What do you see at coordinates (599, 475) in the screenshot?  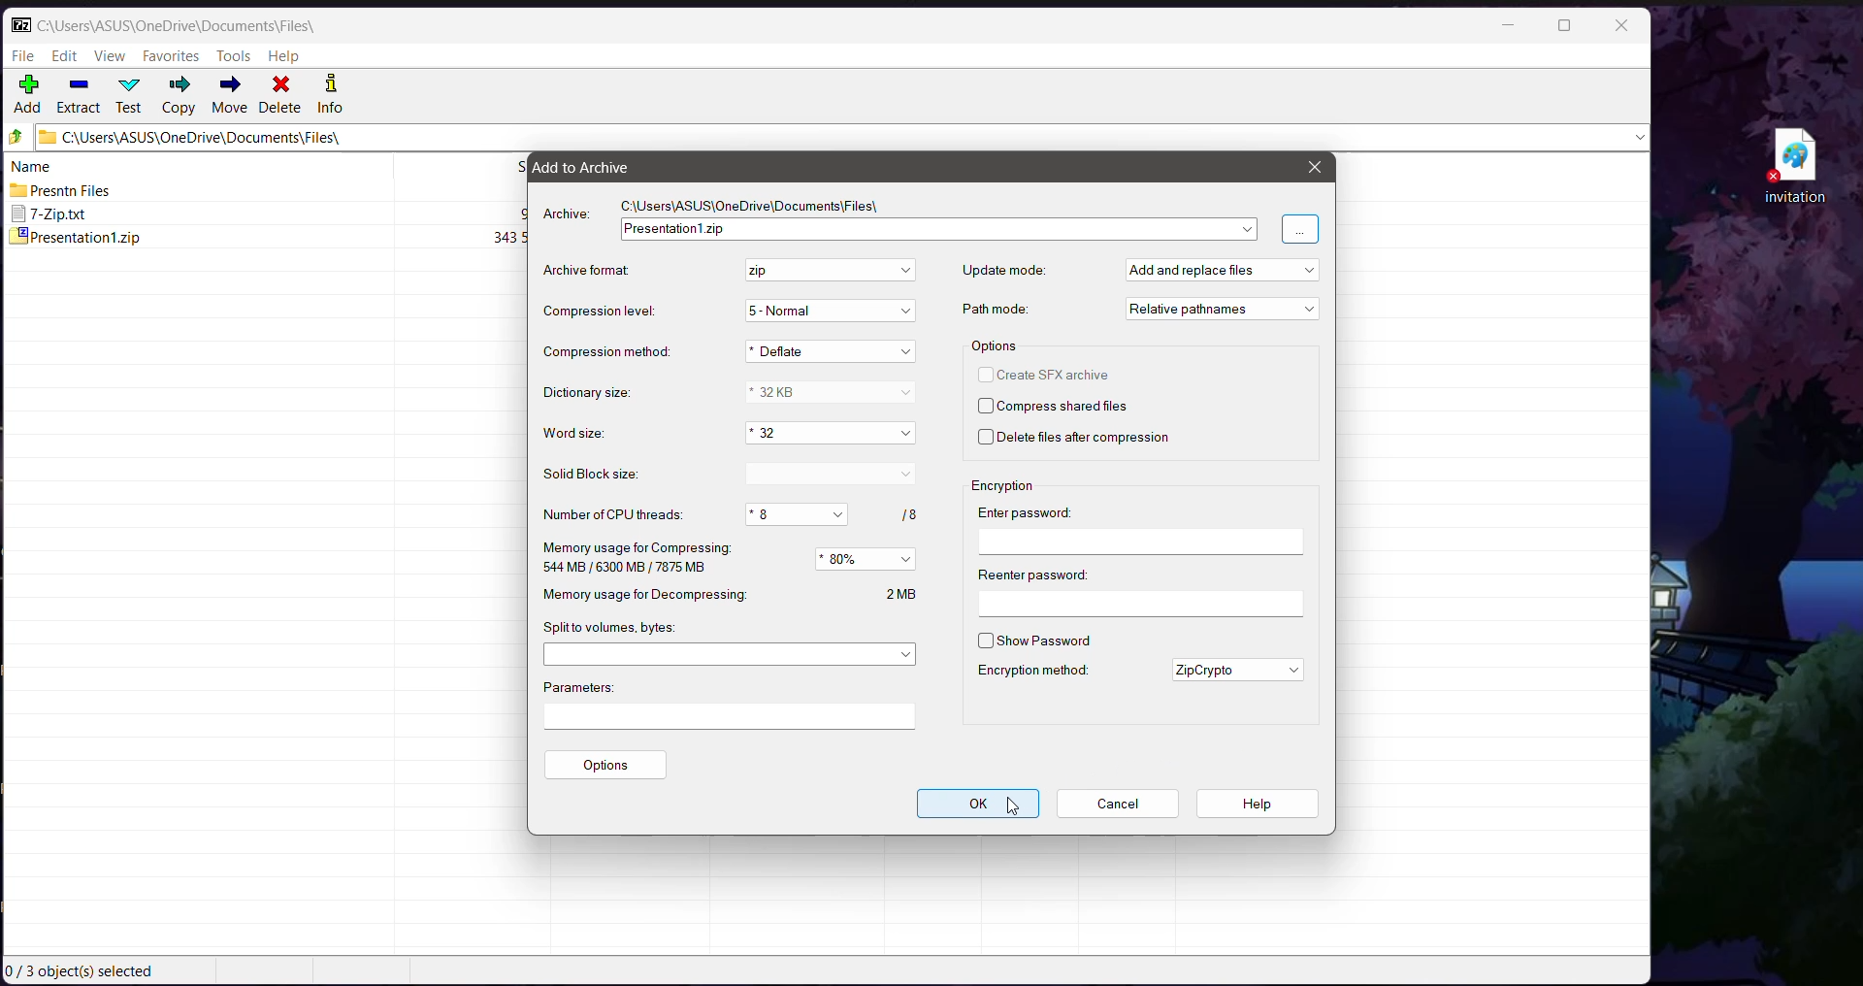 I see `Solid Block Size` at bounding box center [599, 475].